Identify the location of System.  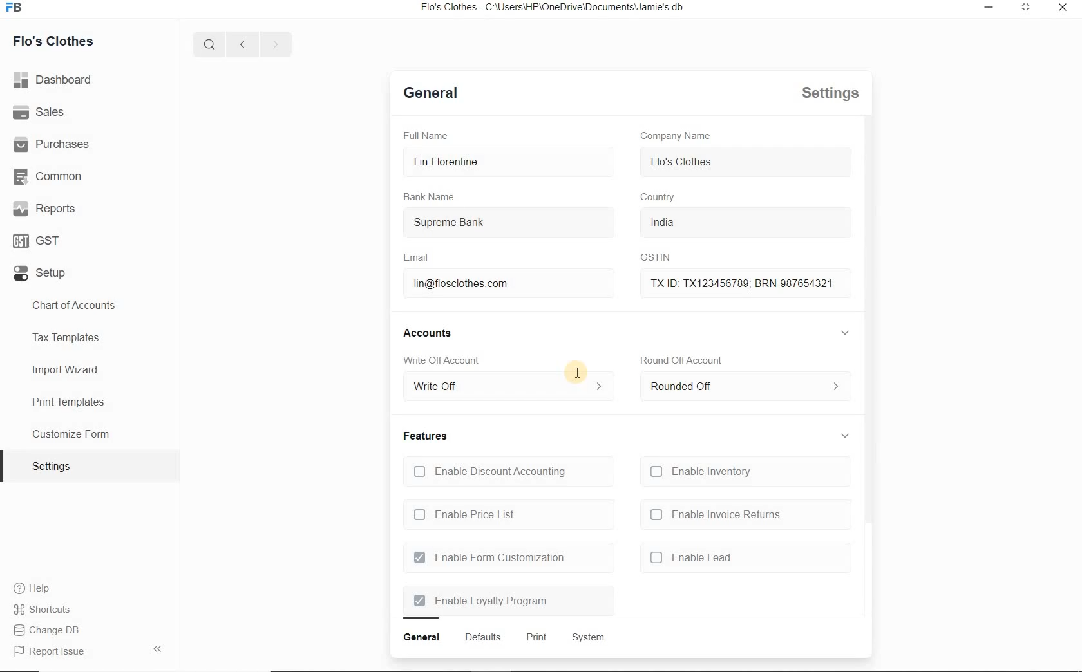
(591, 638).